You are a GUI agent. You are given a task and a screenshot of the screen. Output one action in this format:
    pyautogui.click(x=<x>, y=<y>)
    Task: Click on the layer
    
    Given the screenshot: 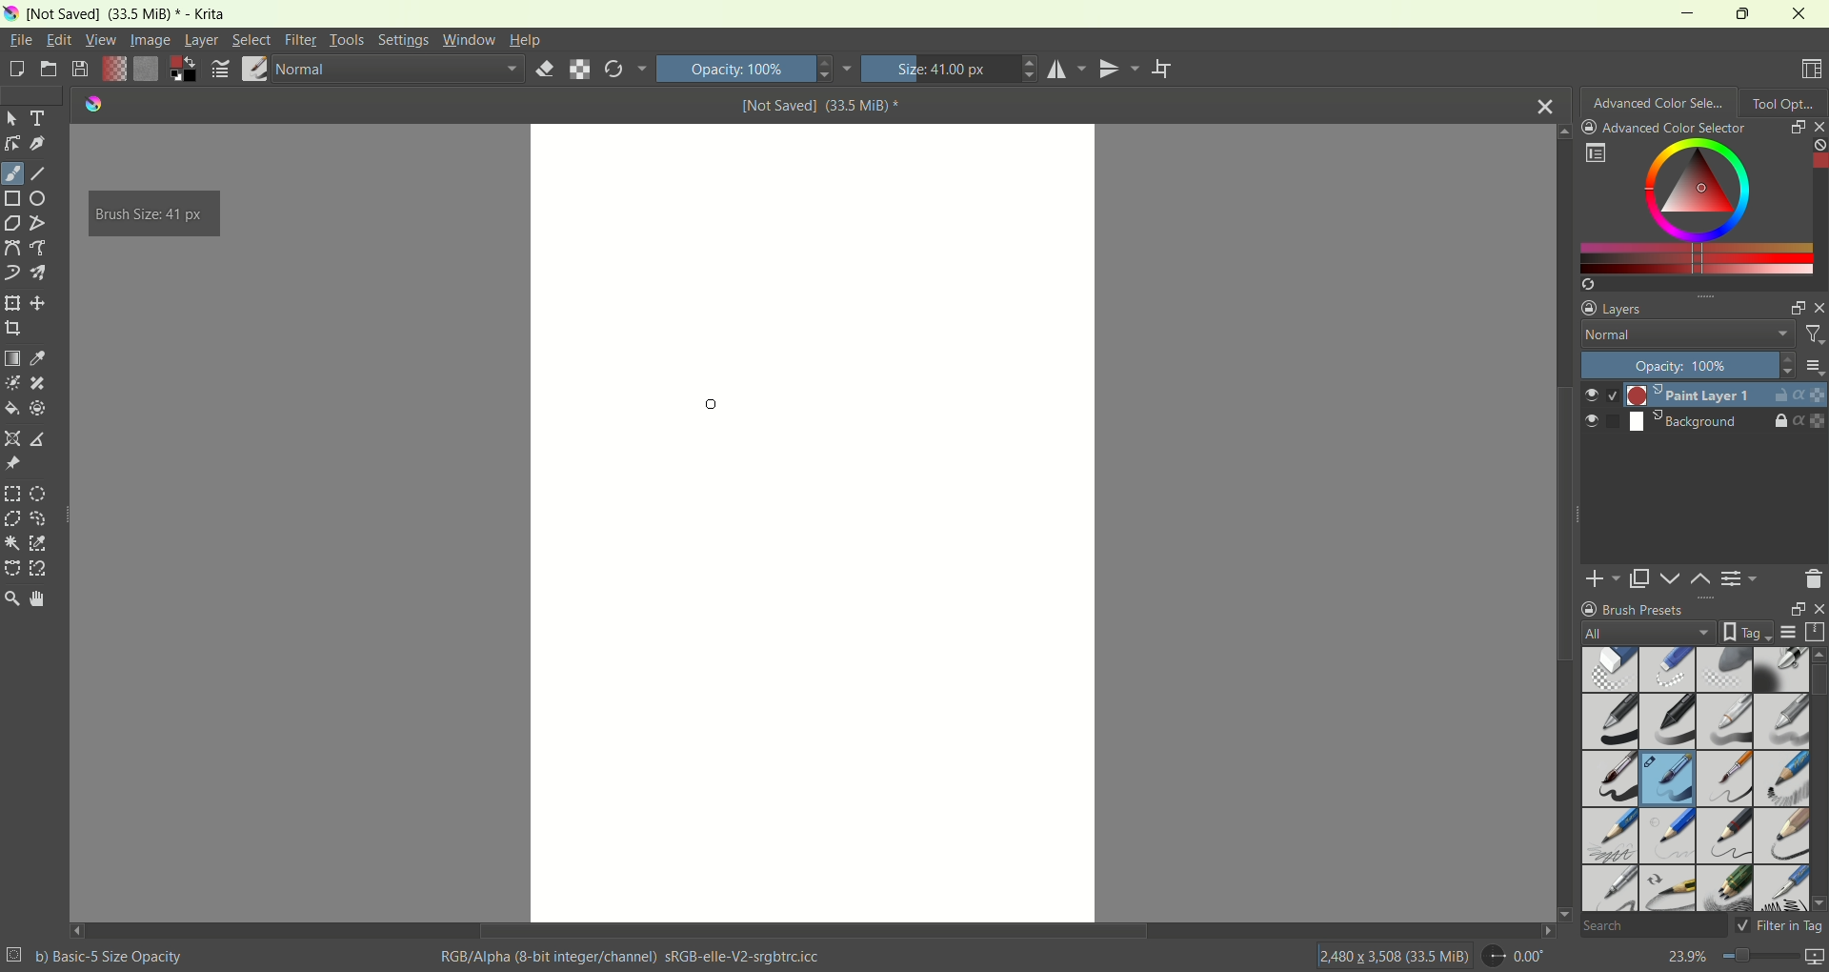 What is the action you would take?
    pyautogui.click(x=201, y=42)
    